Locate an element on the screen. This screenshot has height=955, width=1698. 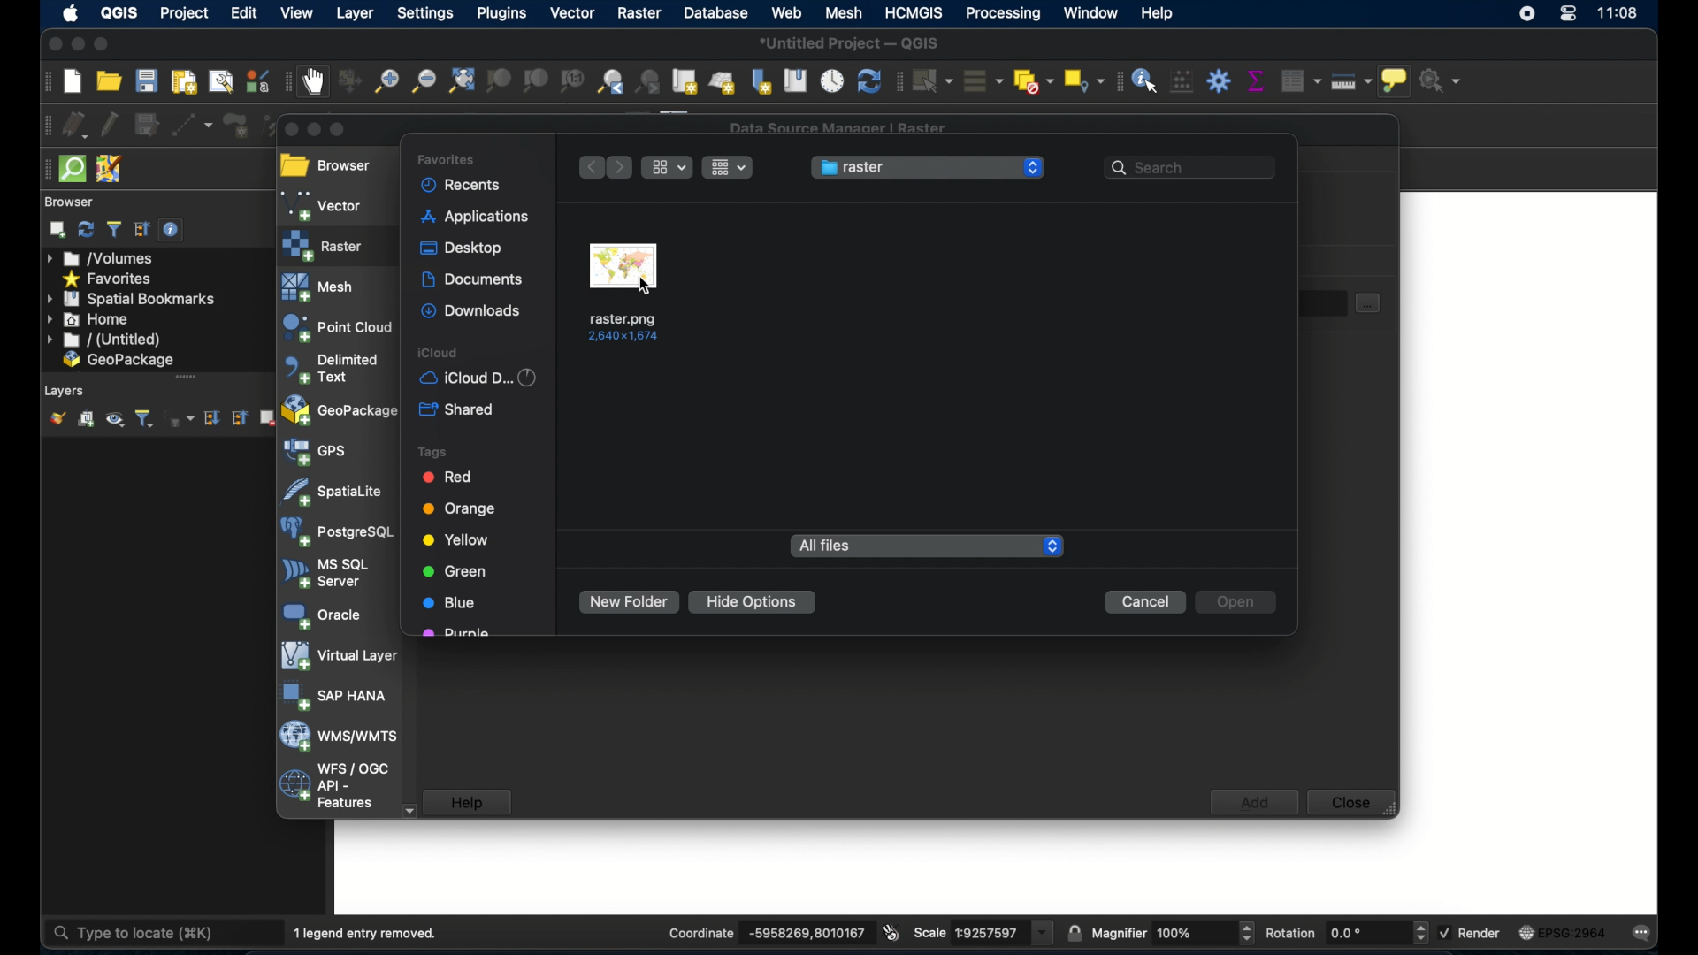
raster menu is located at coordinates (927, 167).